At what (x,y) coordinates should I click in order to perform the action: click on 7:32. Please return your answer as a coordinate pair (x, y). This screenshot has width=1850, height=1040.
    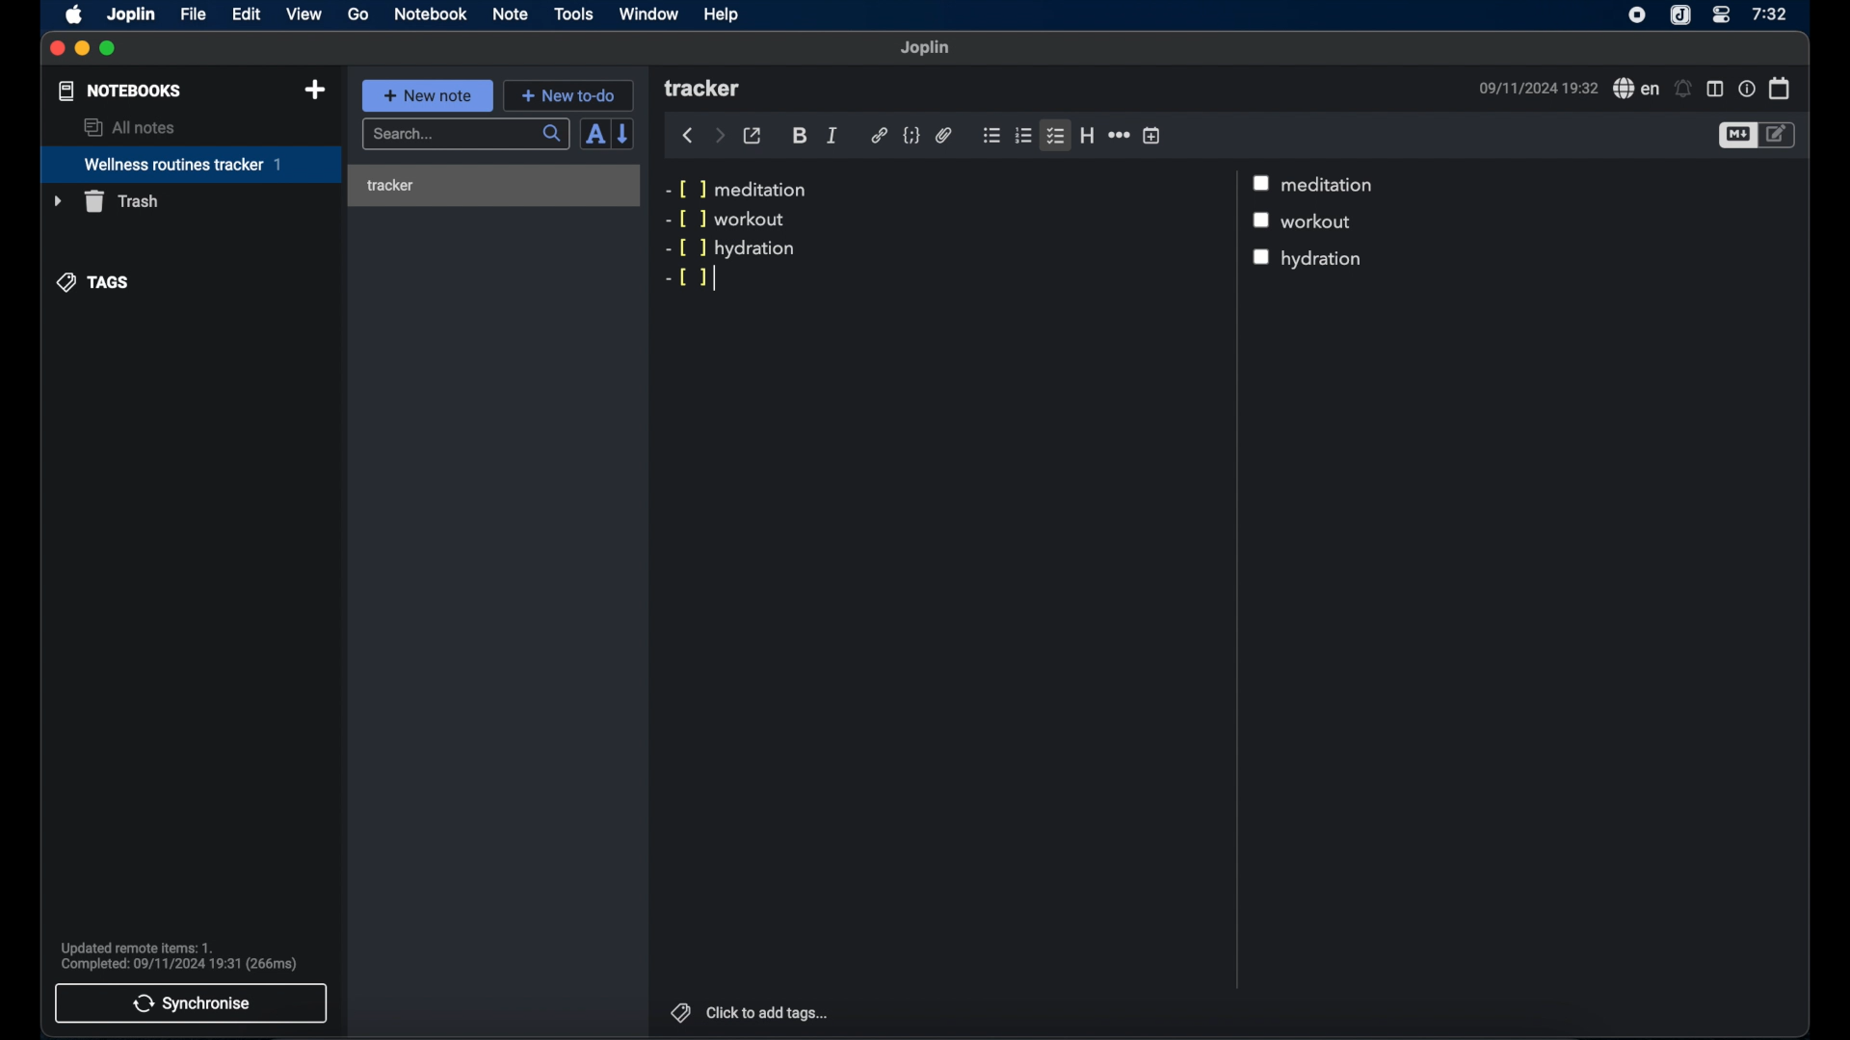
    Looking at the image, I should click on (1768, 14).